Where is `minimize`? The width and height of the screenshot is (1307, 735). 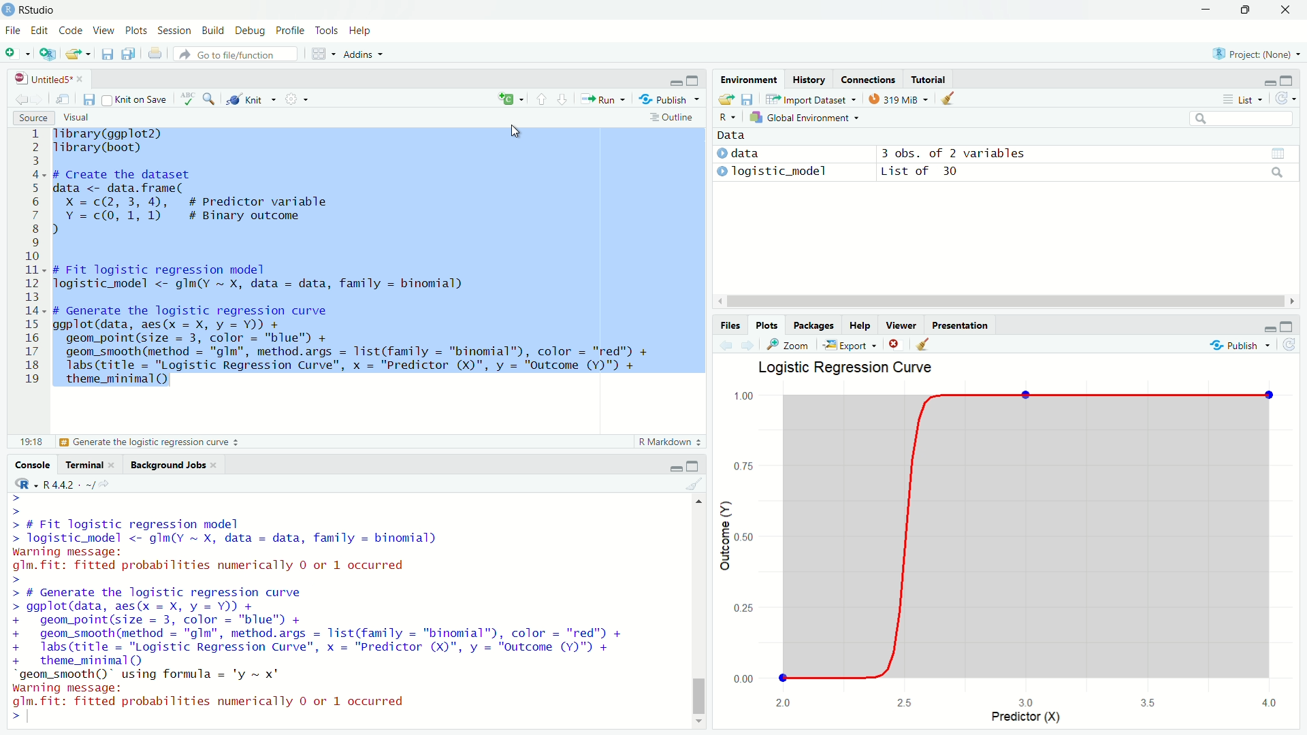 minimize is located at coordinates (1270, 83).